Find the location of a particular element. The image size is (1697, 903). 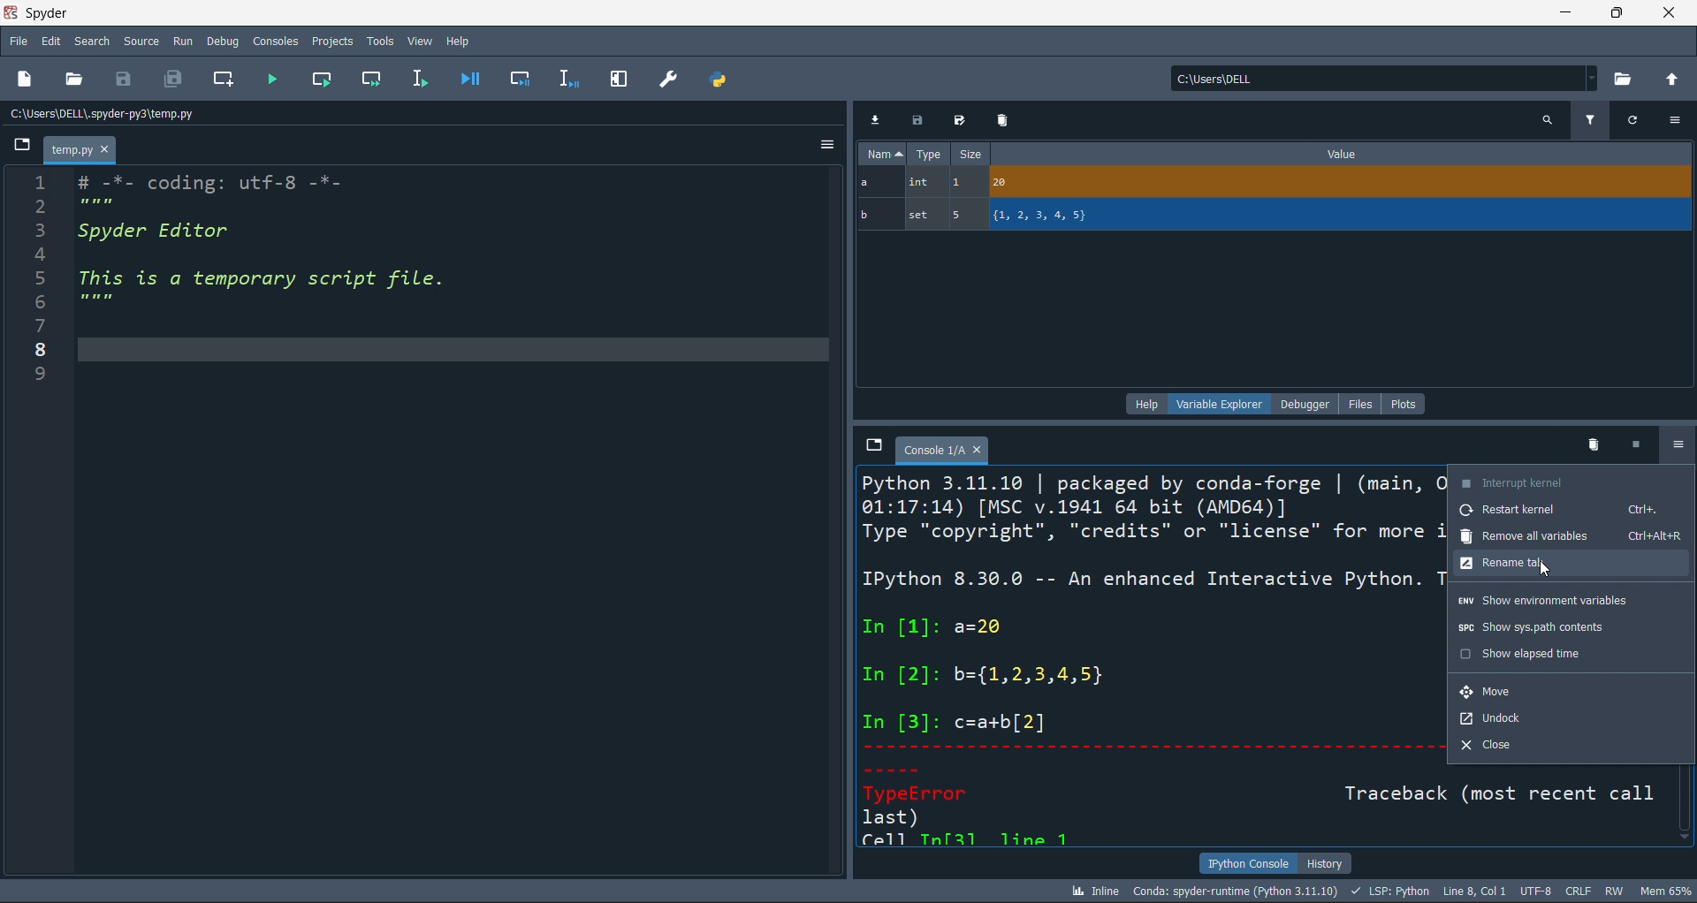

line number is located at coordinates (32, 527).